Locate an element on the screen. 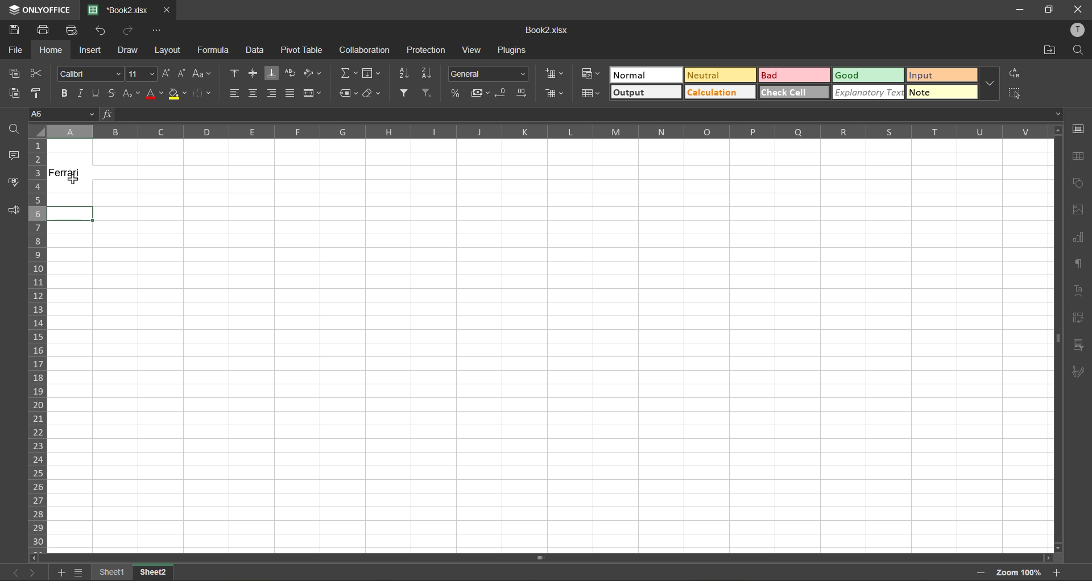 This screenshot has width=1092, height=581. protection is located at coordinates (427, 50).